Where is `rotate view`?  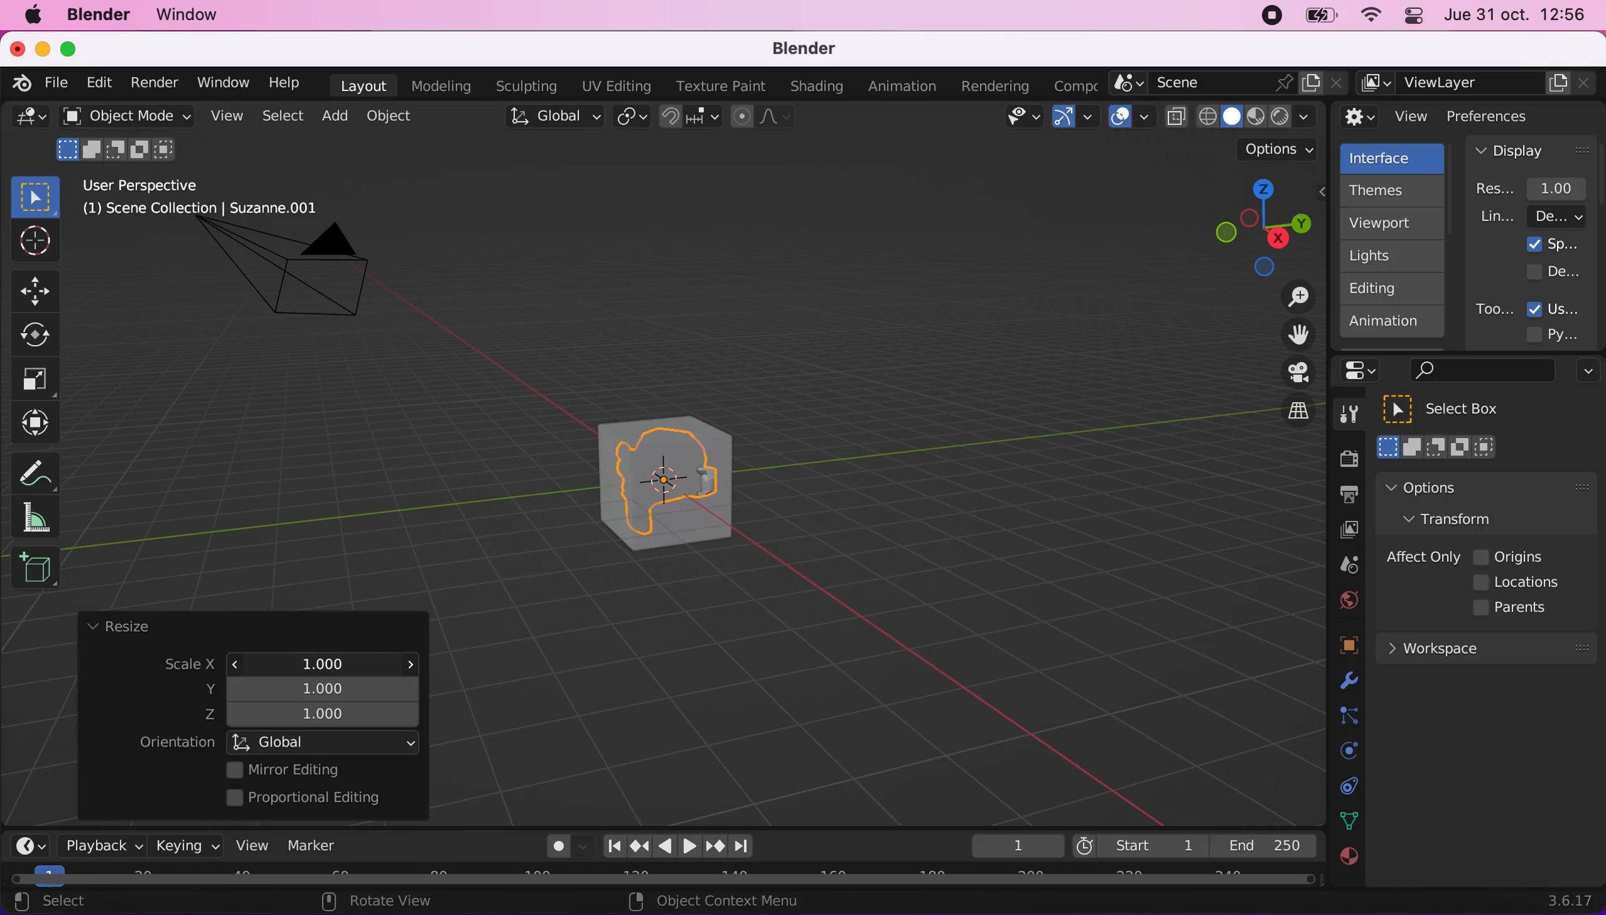
rotate view is located at coordinates (390, 902).